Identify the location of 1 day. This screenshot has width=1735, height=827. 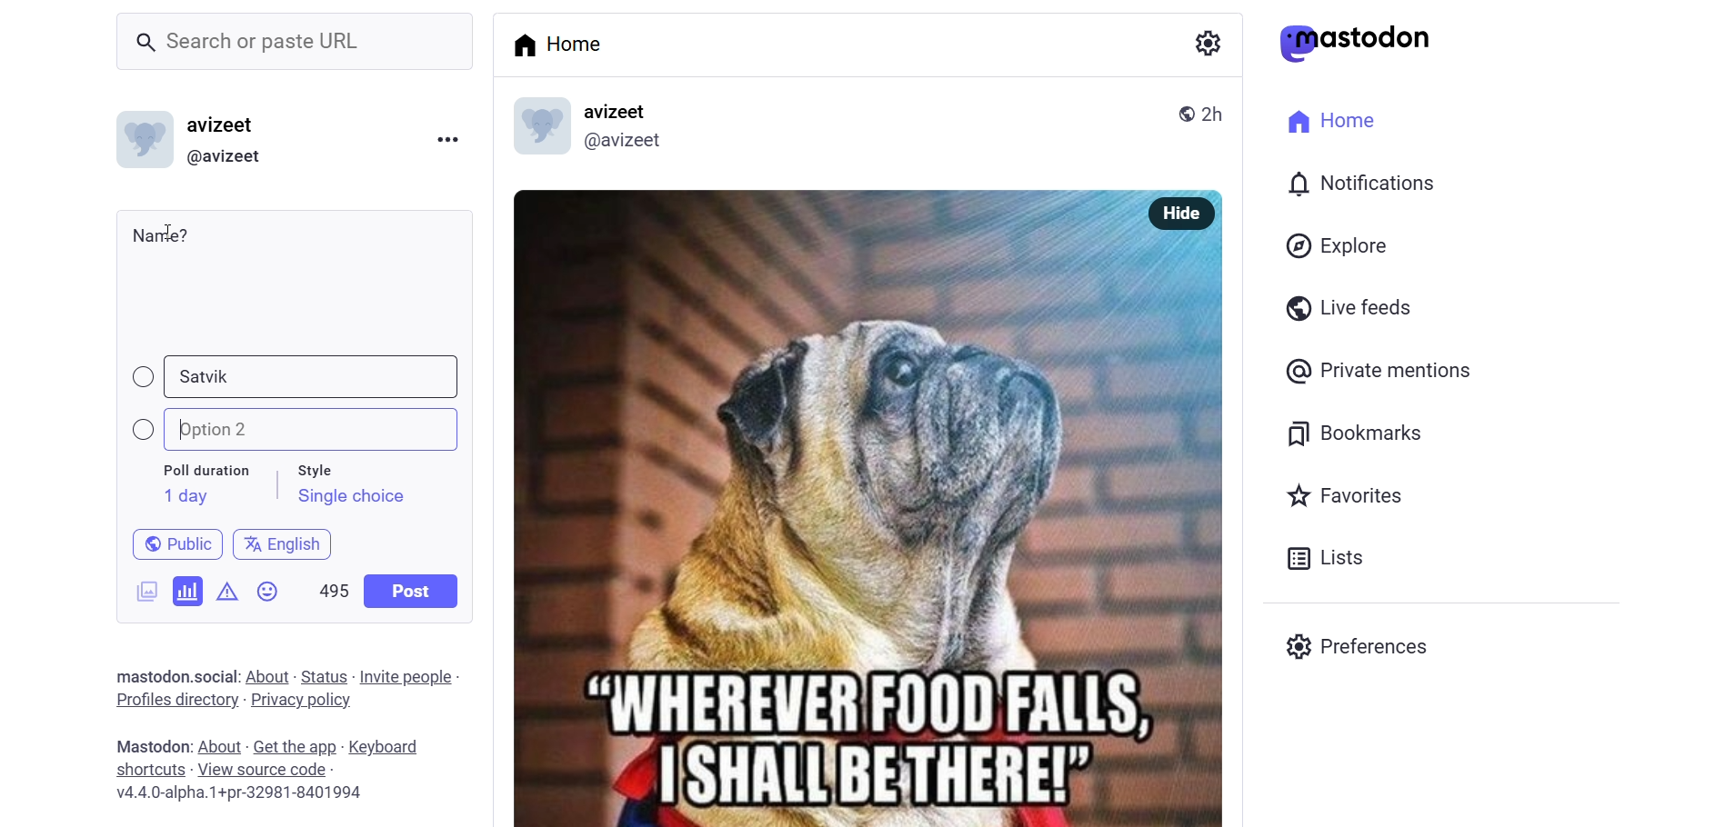
(183, 496).